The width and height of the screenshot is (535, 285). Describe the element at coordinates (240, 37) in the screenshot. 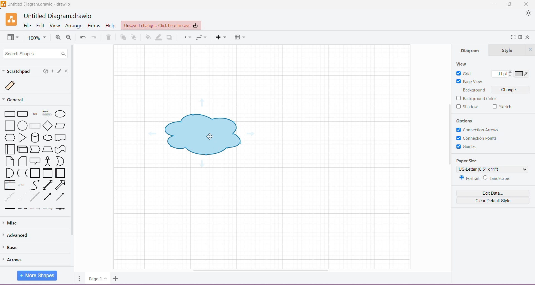

I see `Table` at that location.